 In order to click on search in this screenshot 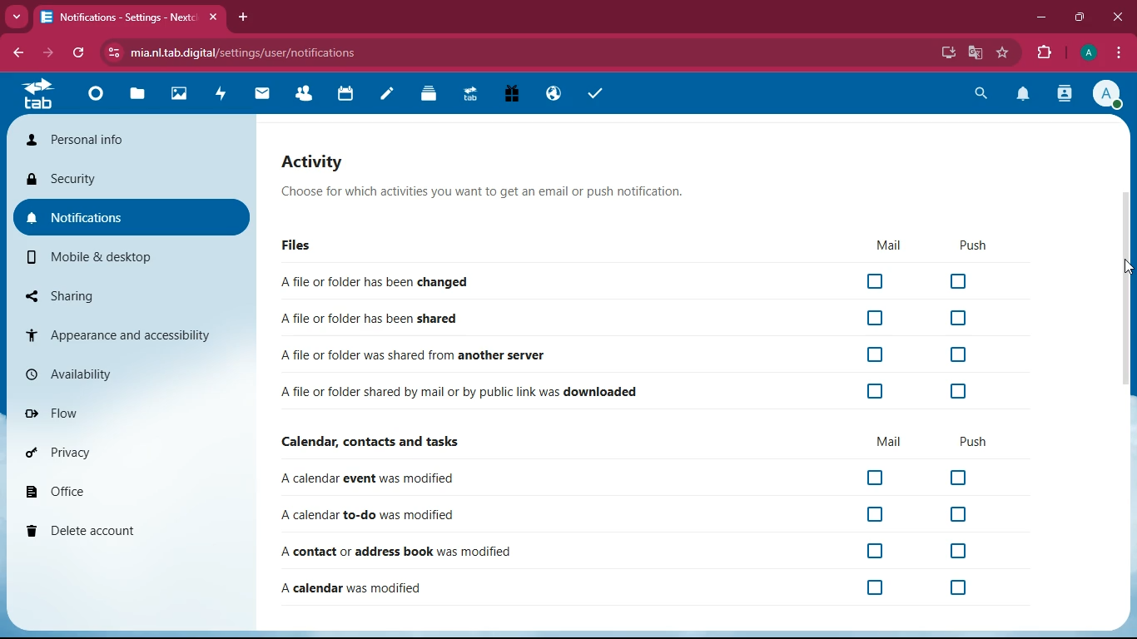, I will do `click(980, 95)`.